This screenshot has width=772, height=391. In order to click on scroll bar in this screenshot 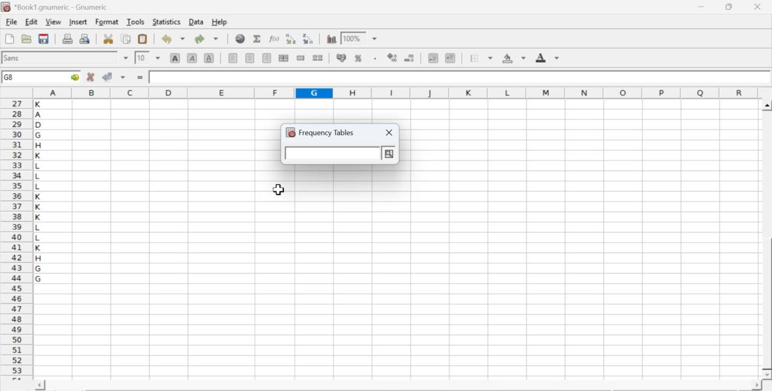, I will do `click(767, 240)`.